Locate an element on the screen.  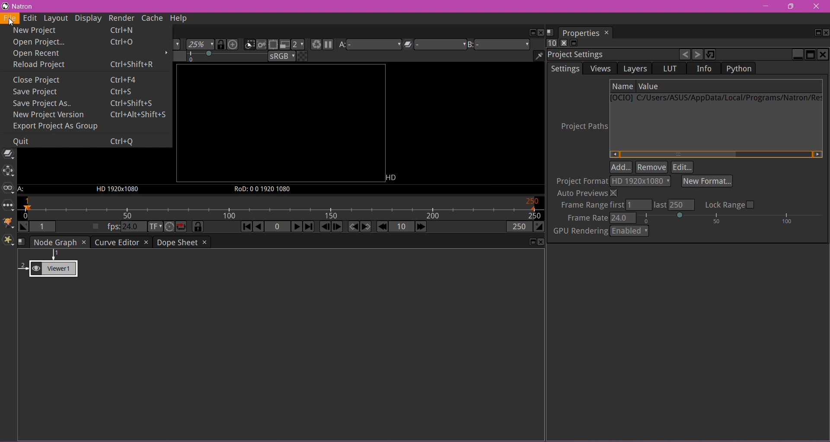
Set the playback out point at the current point  is located at coordinates (539, 227).